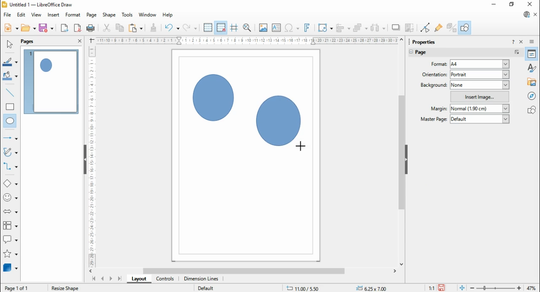 The height and width of the screenshot is (292, 540). What do you see at coordinates (494, 4) in the screenshot?
I see `minimize` at bounding box center [494, 4].